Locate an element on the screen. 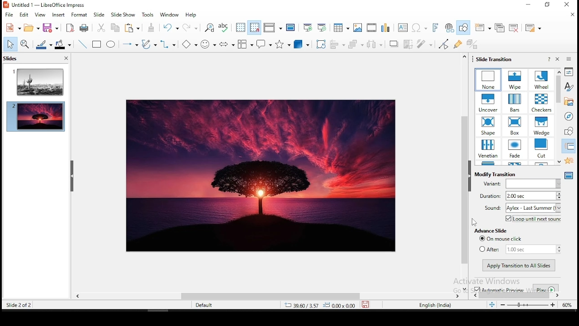 This screenshot has height=326, width=579. edit is located at coordinates (25, 15).